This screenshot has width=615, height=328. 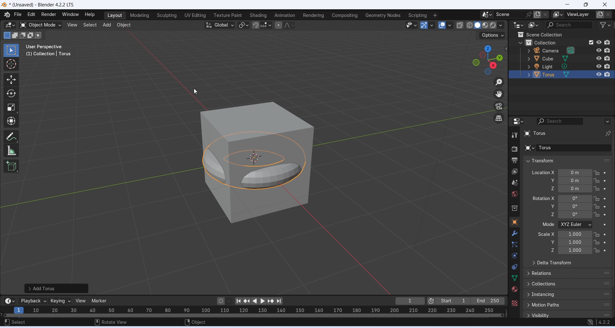 I want to click on Tool, so click(x=514, y=135).